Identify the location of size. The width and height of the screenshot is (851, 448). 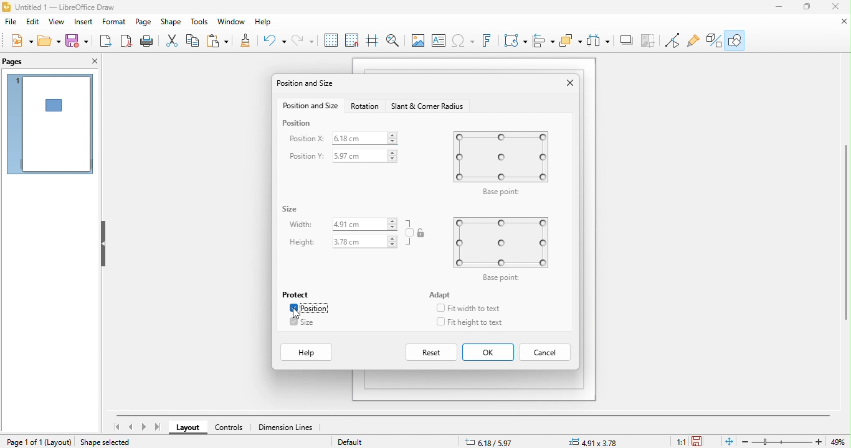
(291, 209).